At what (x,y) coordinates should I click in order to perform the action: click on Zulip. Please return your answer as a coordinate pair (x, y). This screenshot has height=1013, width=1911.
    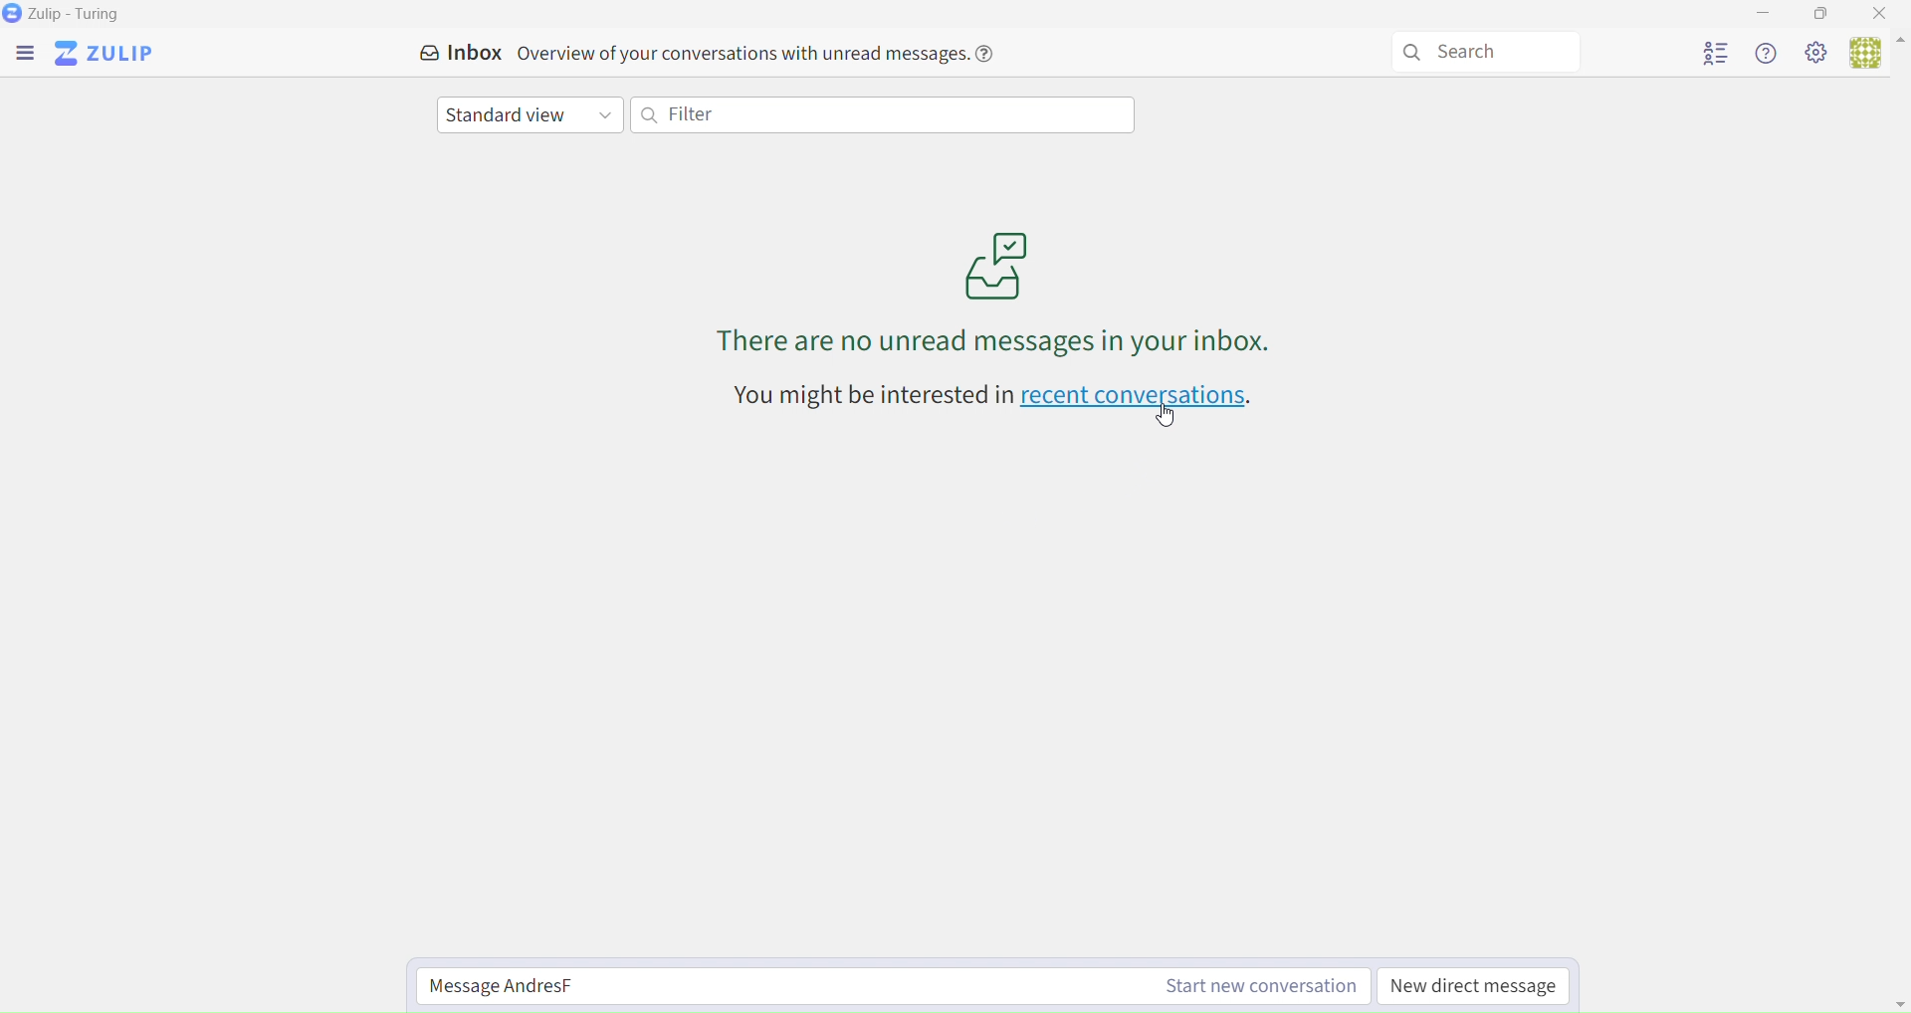
    Looking at the image, I should click on (67, 15).